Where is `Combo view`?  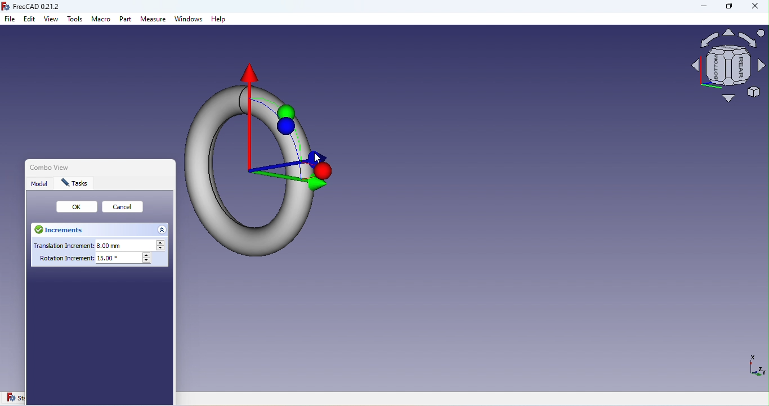
Combo view is located at coordinates (47, 166).